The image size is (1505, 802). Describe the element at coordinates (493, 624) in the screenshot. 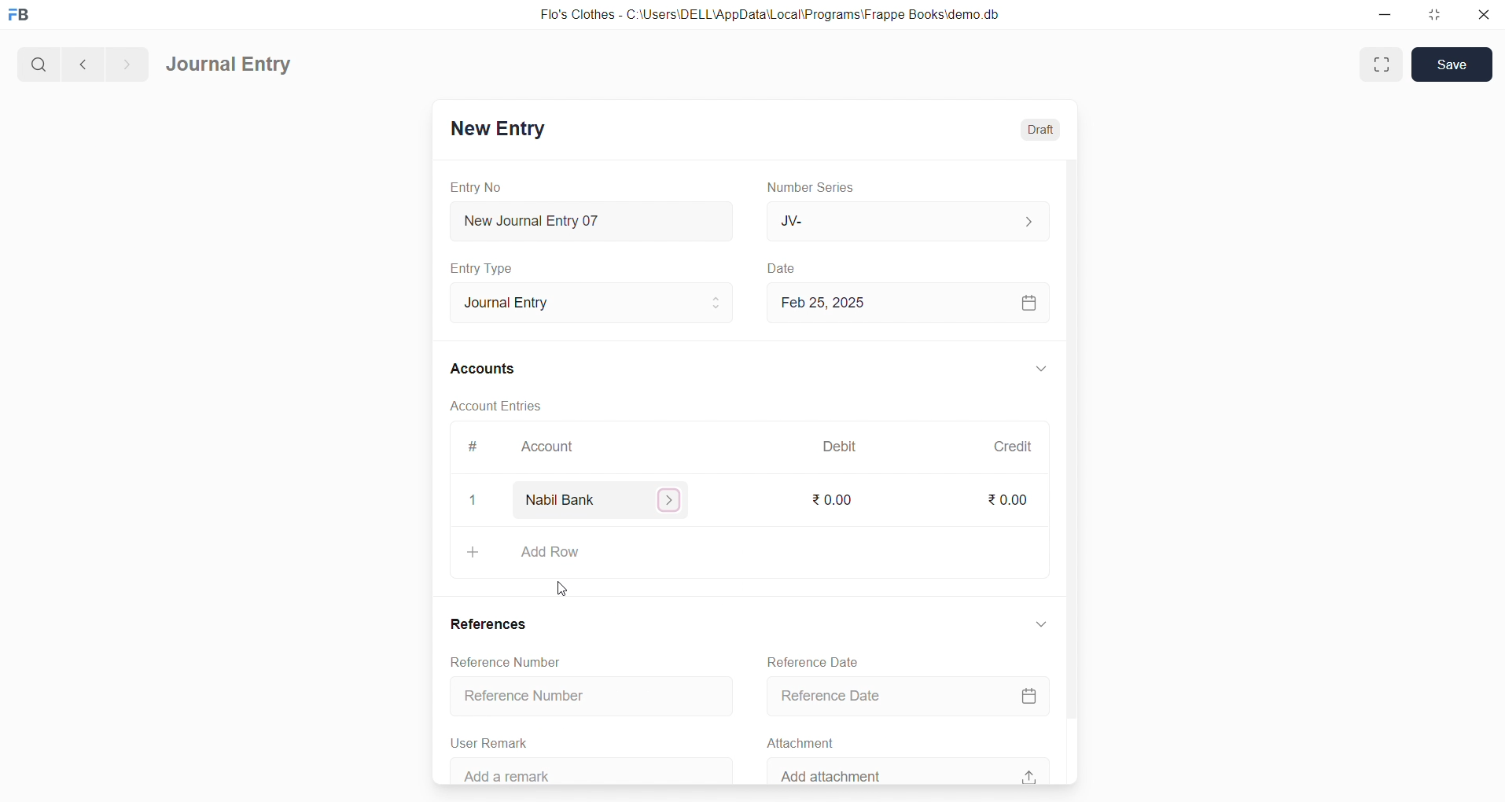

I see `References` at that location.